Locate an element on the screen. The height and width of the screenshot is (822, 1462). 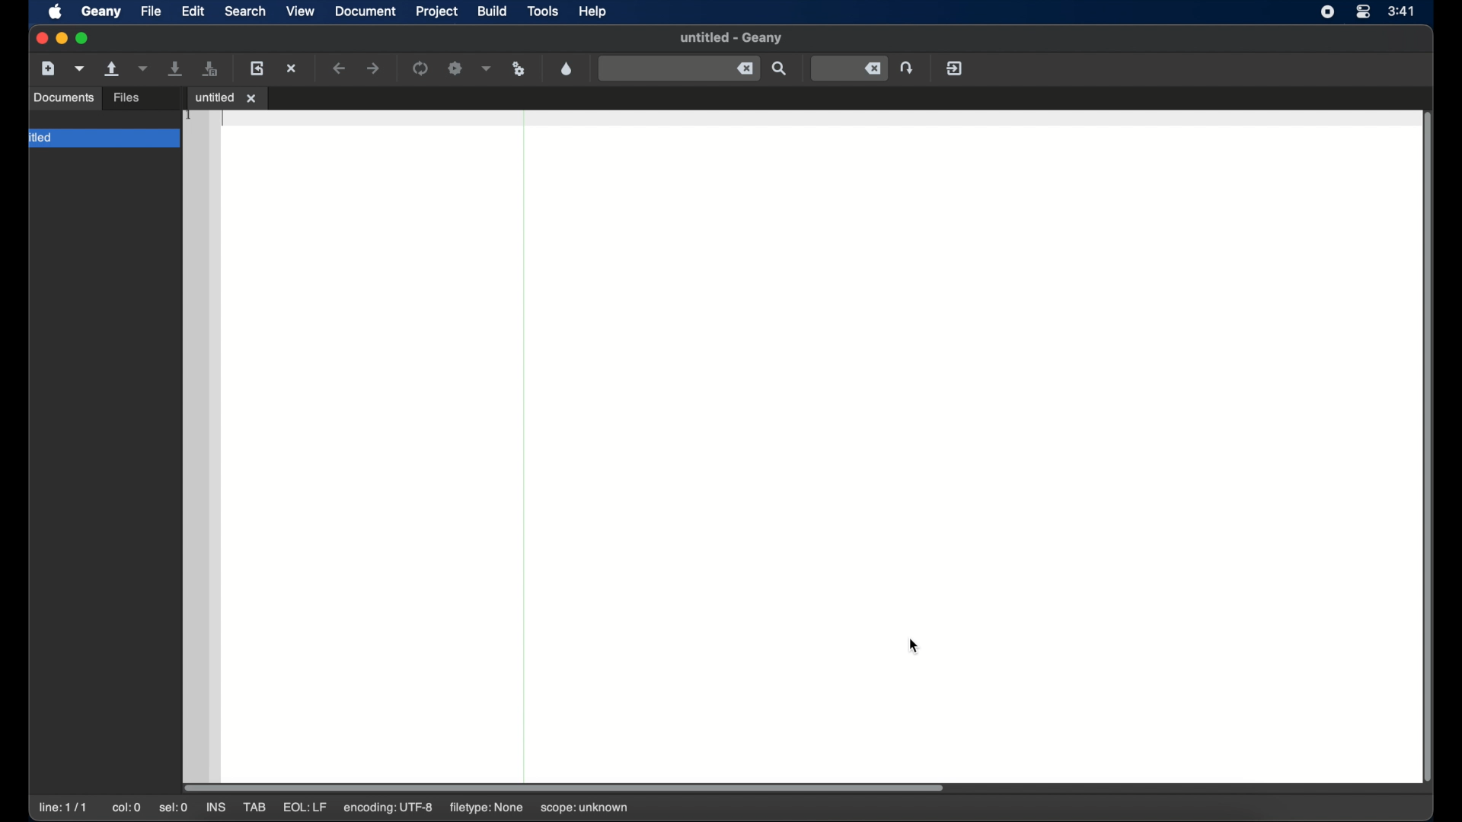
open an existing file is located at coordinates (113, 69).